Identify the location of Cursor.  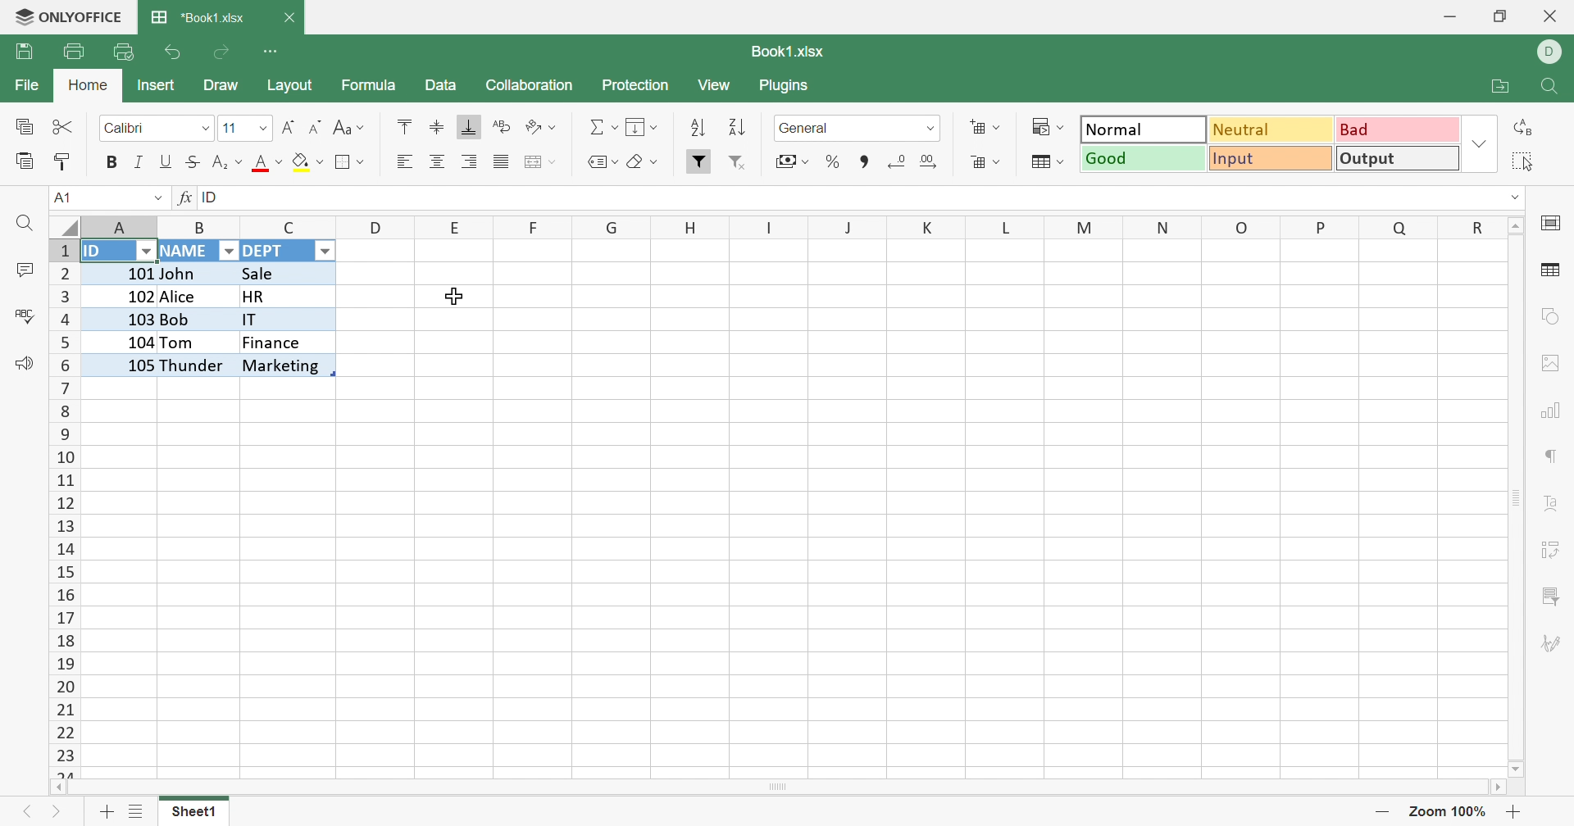
(456, 294).